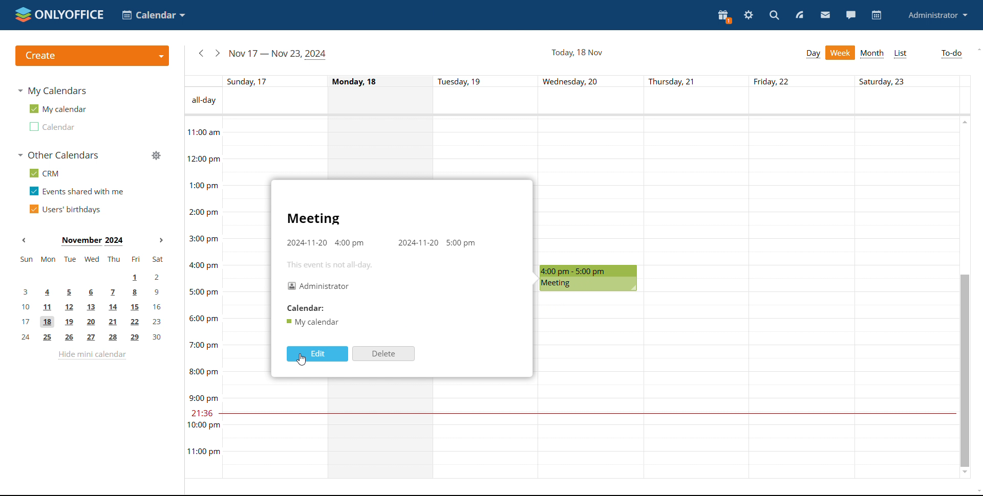 The image size is (983, 496). Describe the element at coordinates (966, 474) in the screenshot. I see `scroll down` at that location.